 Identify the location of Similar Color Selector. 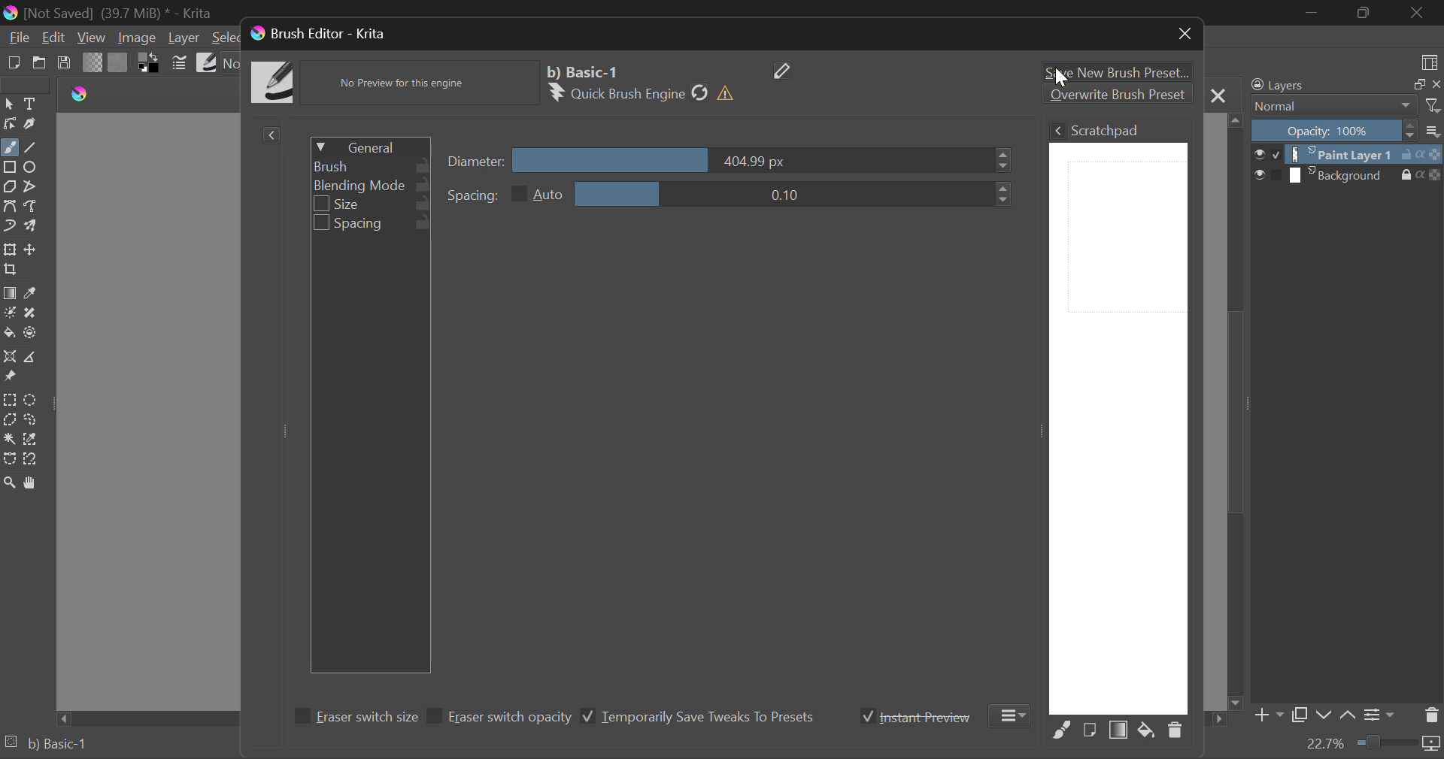
(30, 440).